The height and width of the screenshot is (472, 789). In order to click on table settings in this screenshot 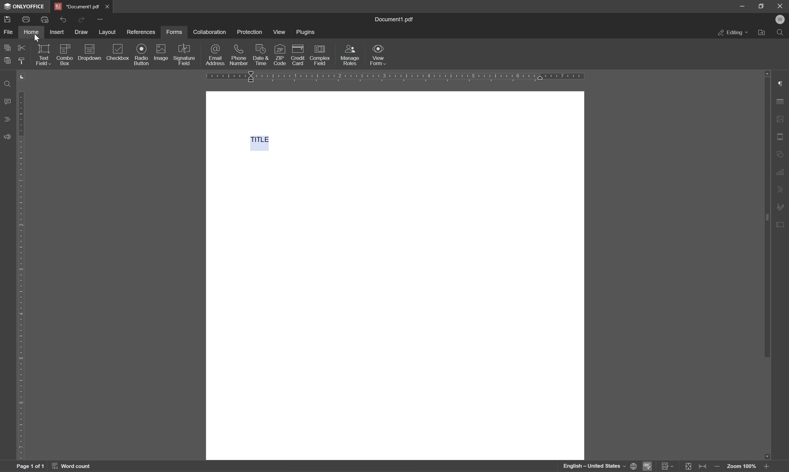, I will do `click(782, 101)`.